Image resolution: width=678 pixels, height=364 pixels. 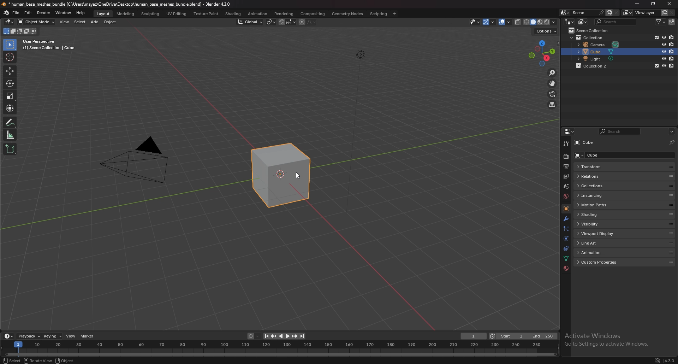 What do you see at coordinates (670, 360) in the screenshot?
I see `version` at bounding box center [670, 360].